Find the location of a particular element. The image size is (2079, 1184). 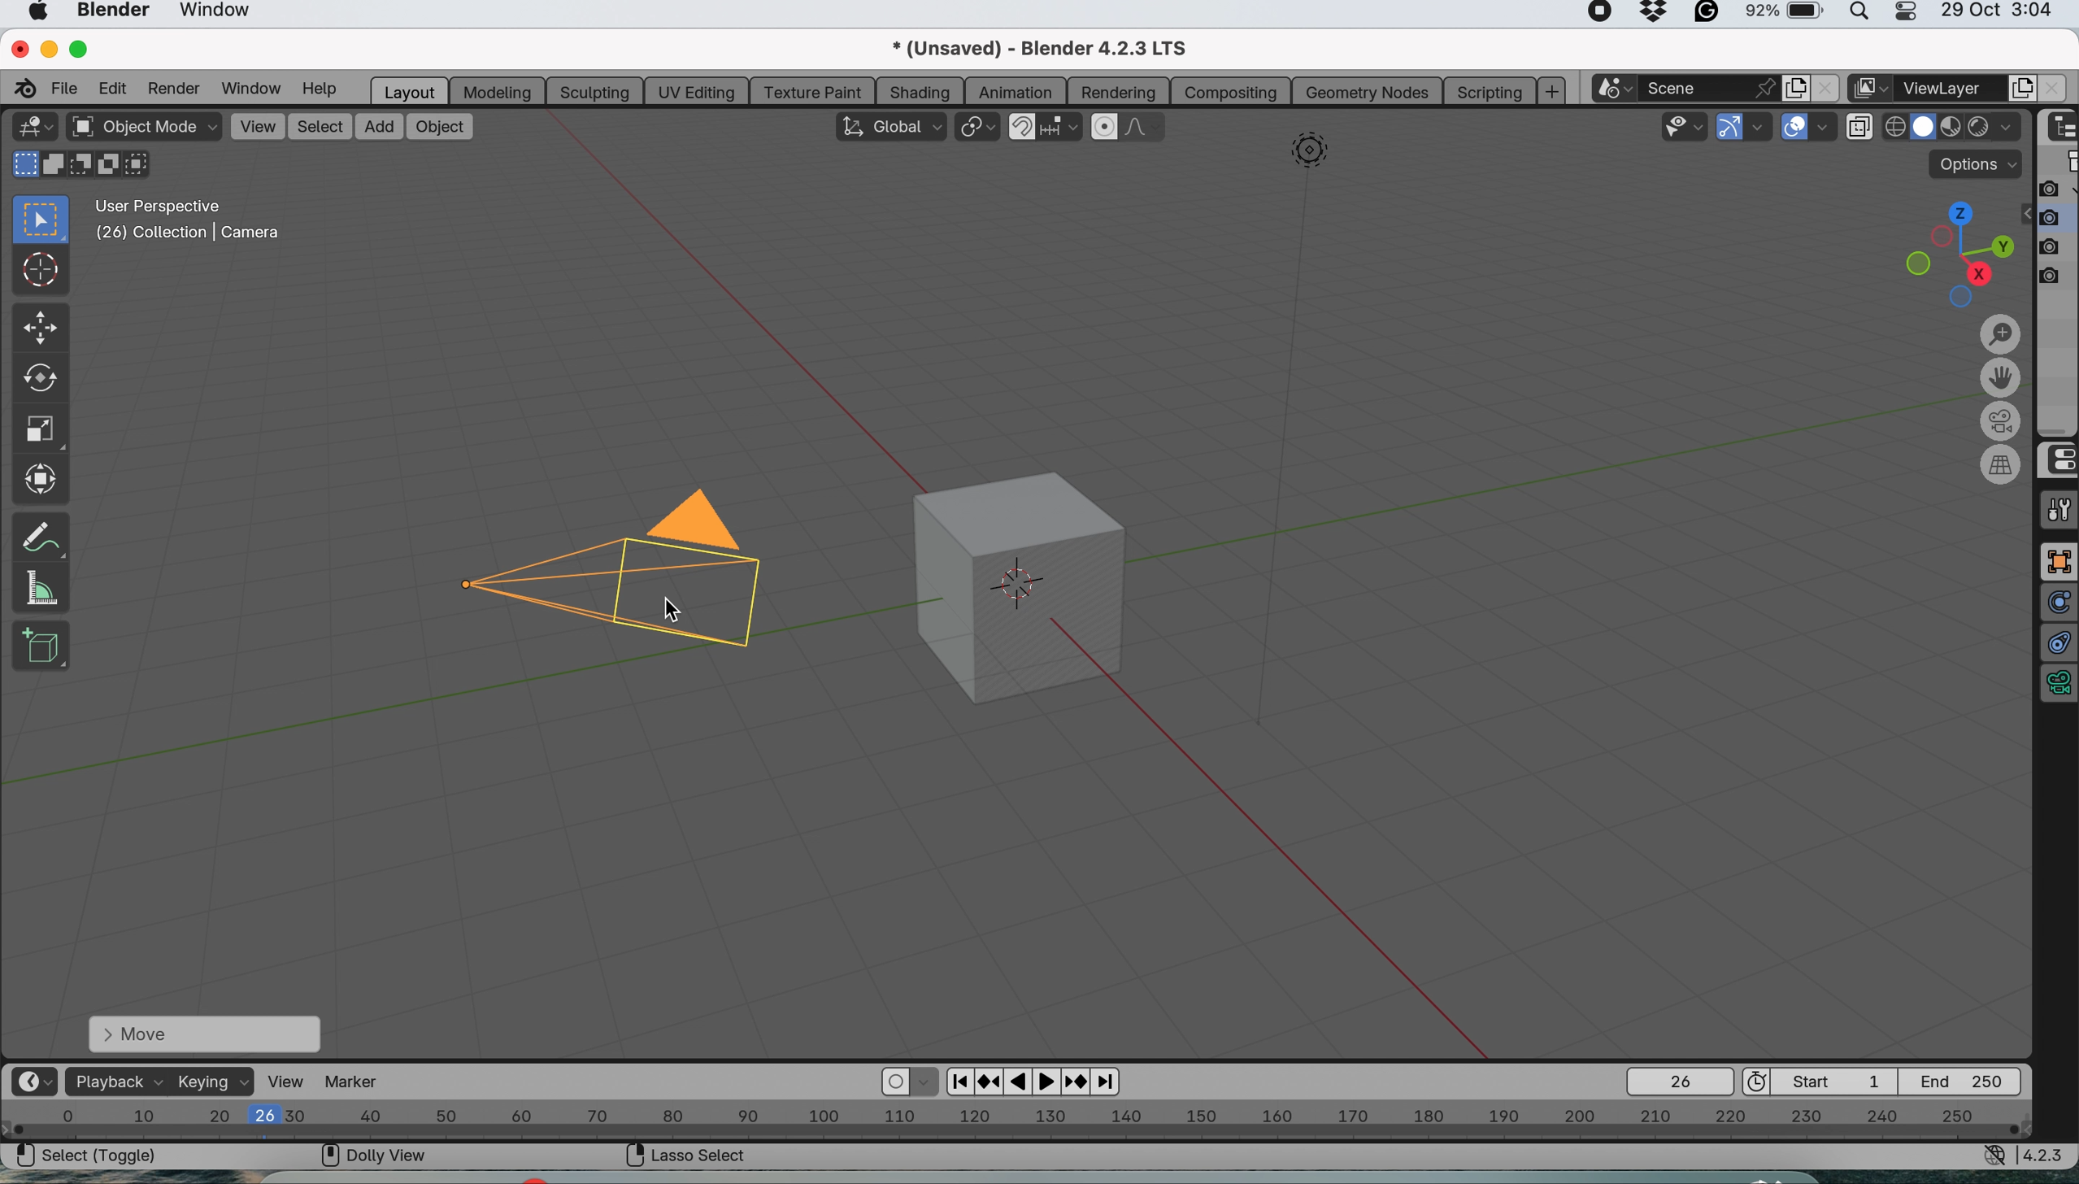

move the view is located at coordinates (2001, 381).